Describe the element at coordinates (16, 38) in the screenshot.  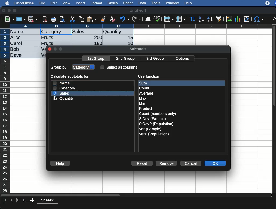
I see `Alice` at that location.